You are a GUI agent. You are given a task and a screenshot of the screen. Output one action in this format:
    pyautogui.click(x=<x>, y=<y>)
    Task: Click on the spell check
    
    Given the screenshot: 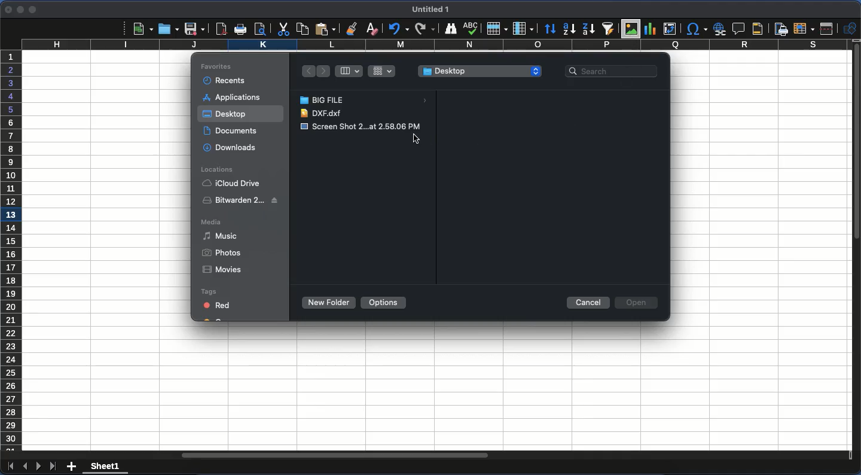 What is the action you would take?
    pyautogui.click(x=472, y=29)
    